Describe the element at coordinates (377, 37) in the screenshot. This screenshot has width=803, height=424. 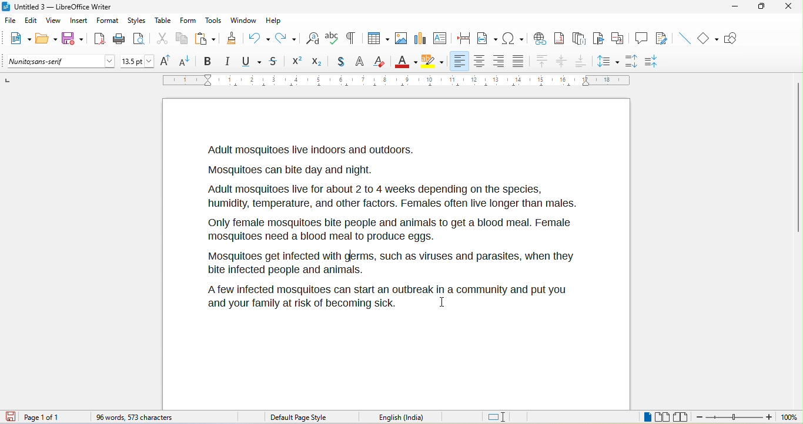
I see `table` at that location.